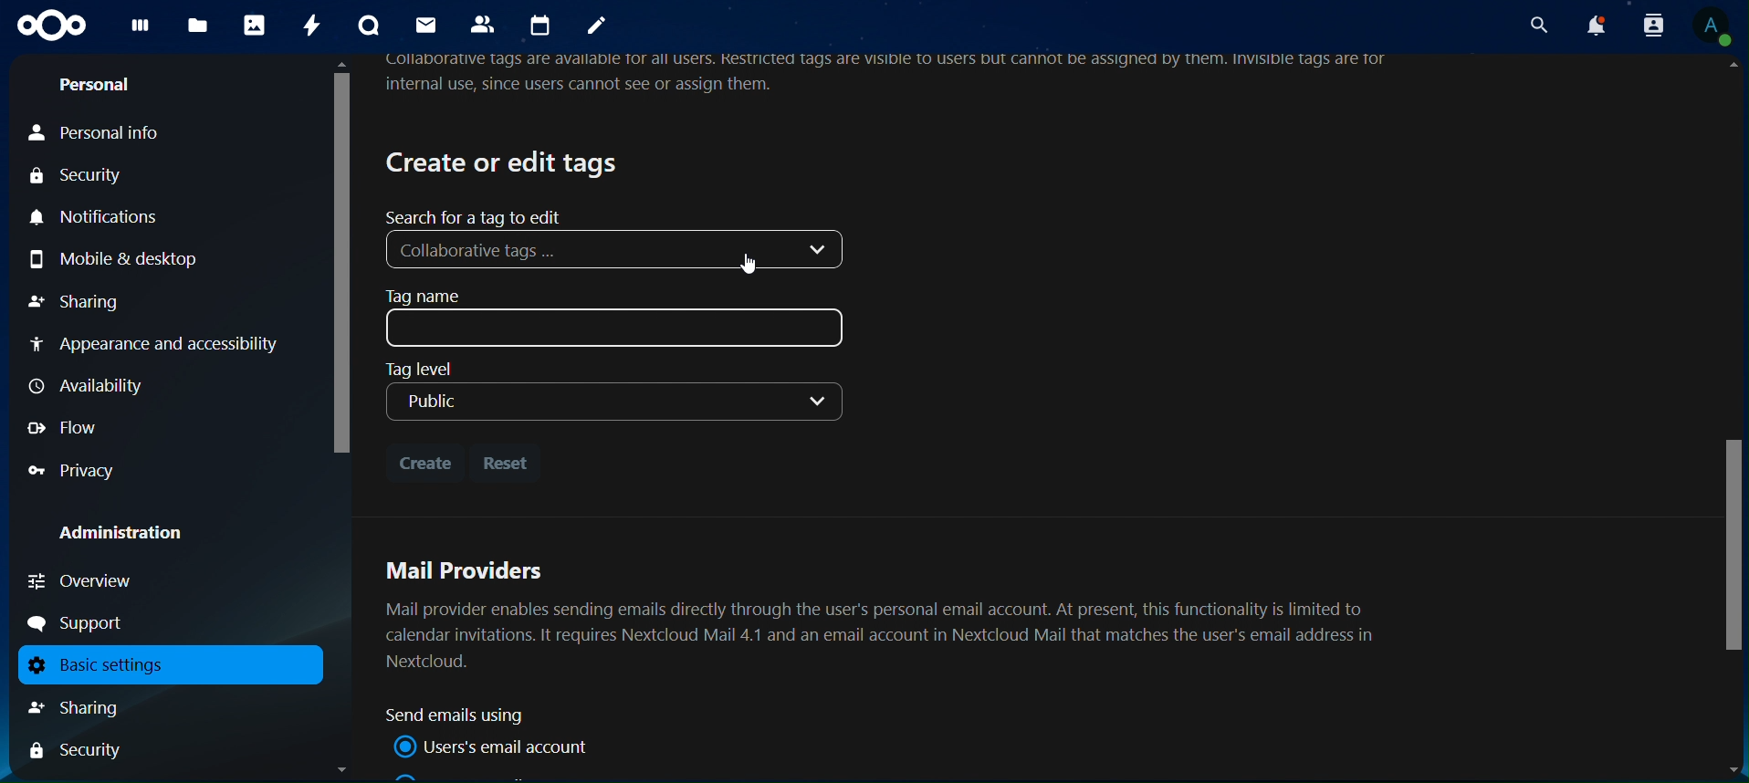  What do you see at coordinates (1730, 420) in the screenshot?
I see `Scrollbar` at bounding box center [1730, 420].